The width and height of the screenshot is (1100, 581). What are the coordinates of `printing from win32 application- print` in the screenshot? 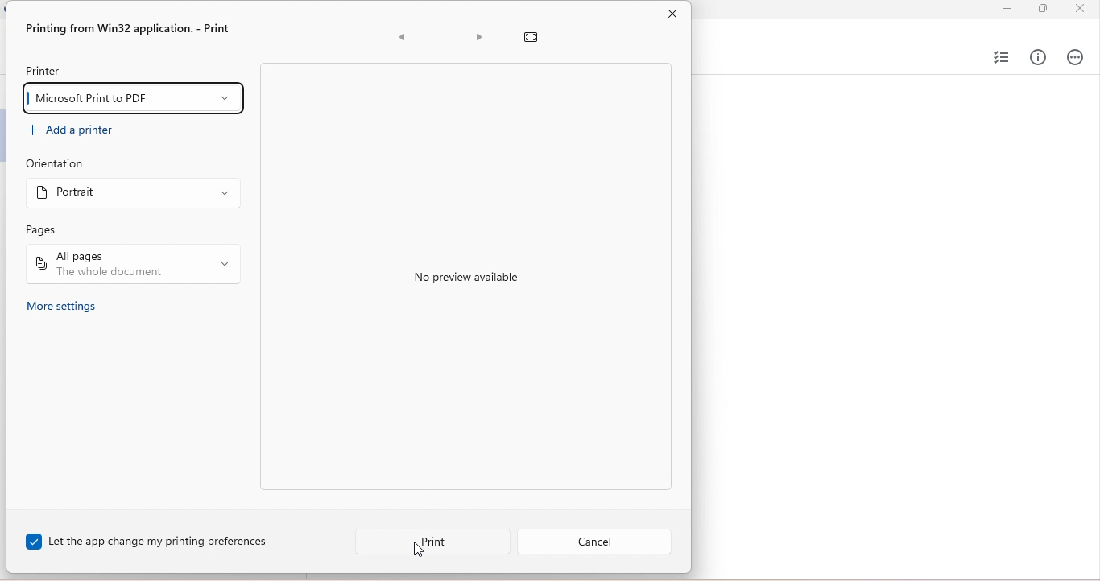 It's located at (130, 31).